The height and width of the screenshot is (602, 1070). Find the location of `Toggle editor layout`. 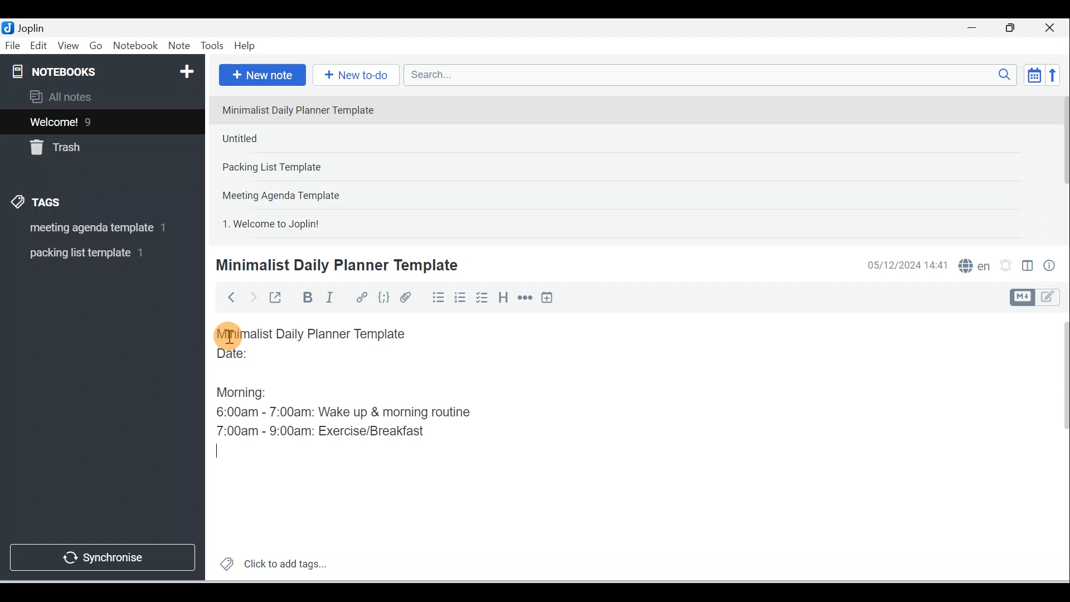

Toggle editor layout is located at coordinates (1039, 298).